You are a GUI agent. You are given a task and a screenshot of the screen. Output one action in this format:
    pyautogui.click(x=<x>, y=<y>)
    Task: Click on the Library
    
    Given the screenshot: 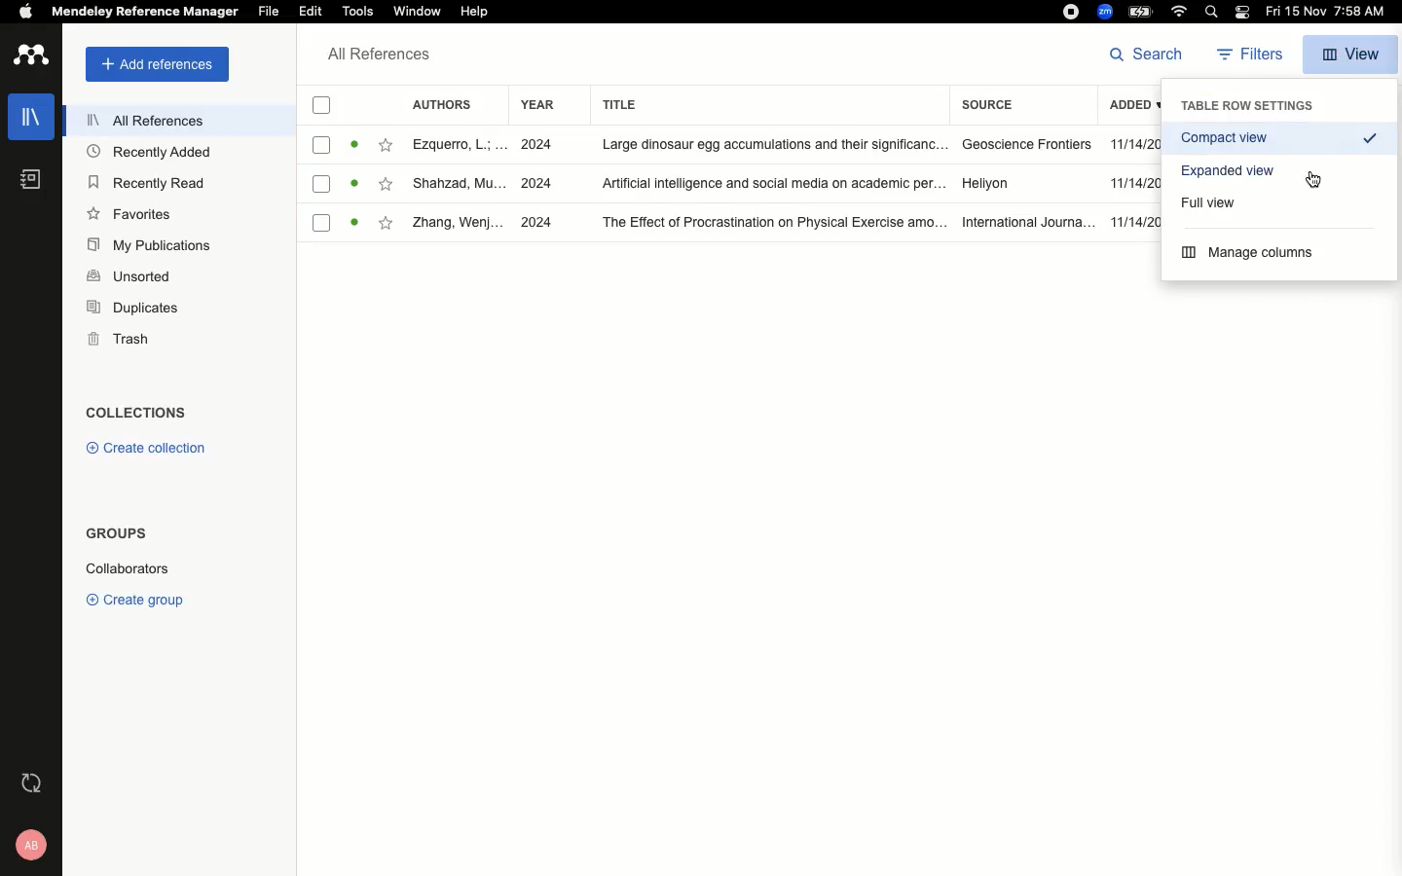 What is the action you would take?
    pyautogui.click(x=26, y=123)
    